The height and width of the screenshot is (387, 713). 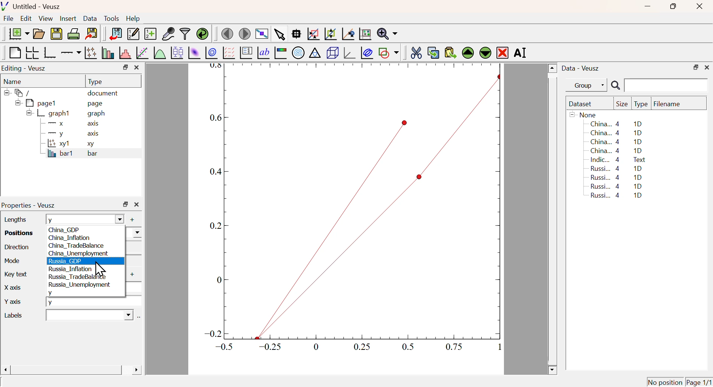 I want to click on Plot 2D set as contours, so click(x=211, y=53).